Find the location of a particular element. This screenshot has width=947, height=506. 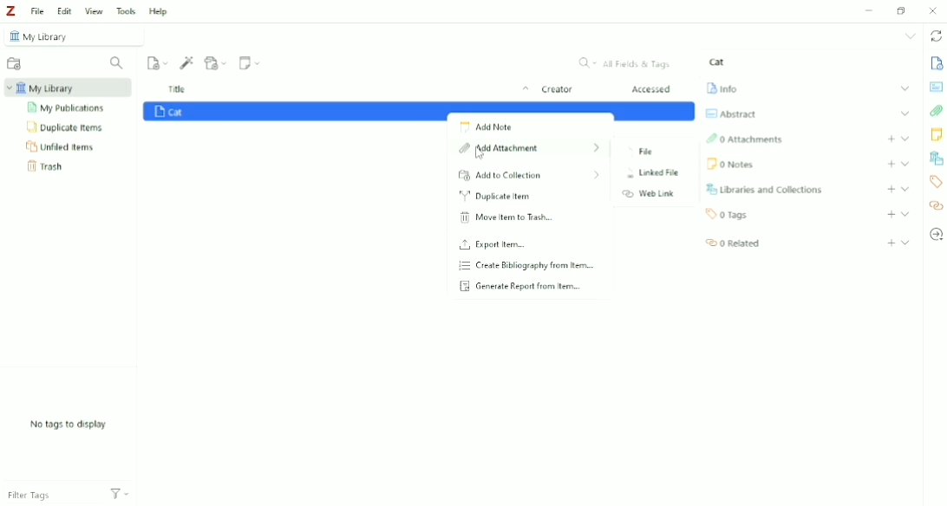

Expand section is located at coordinates (905, 138).